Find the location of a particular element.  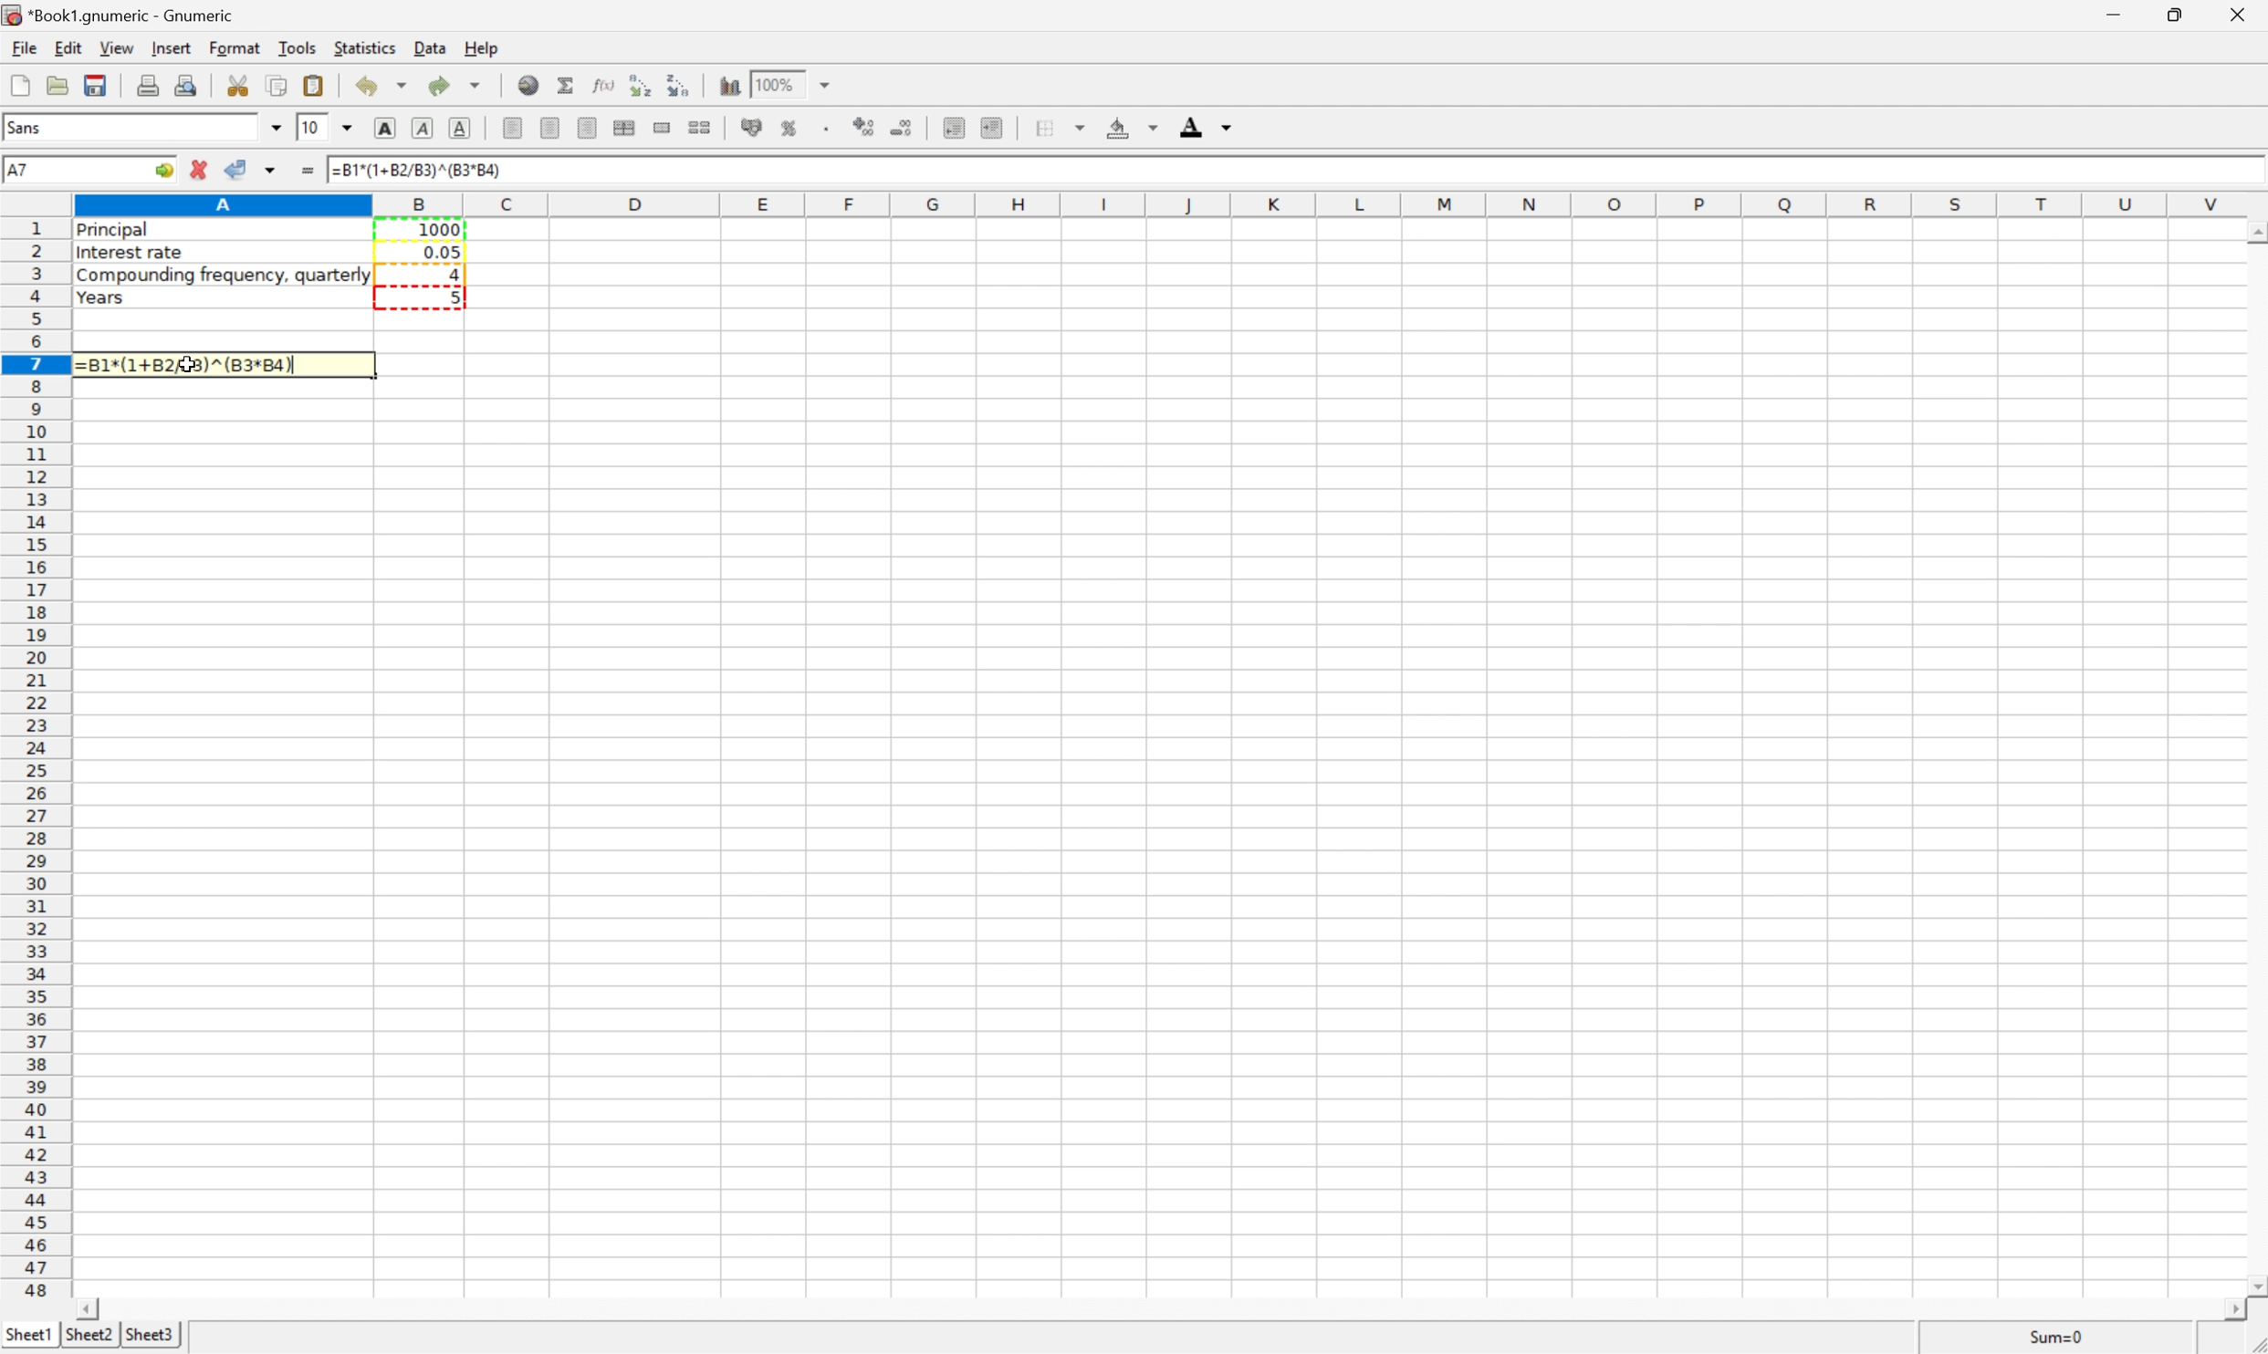

insert is located at coordinates (170, 50).